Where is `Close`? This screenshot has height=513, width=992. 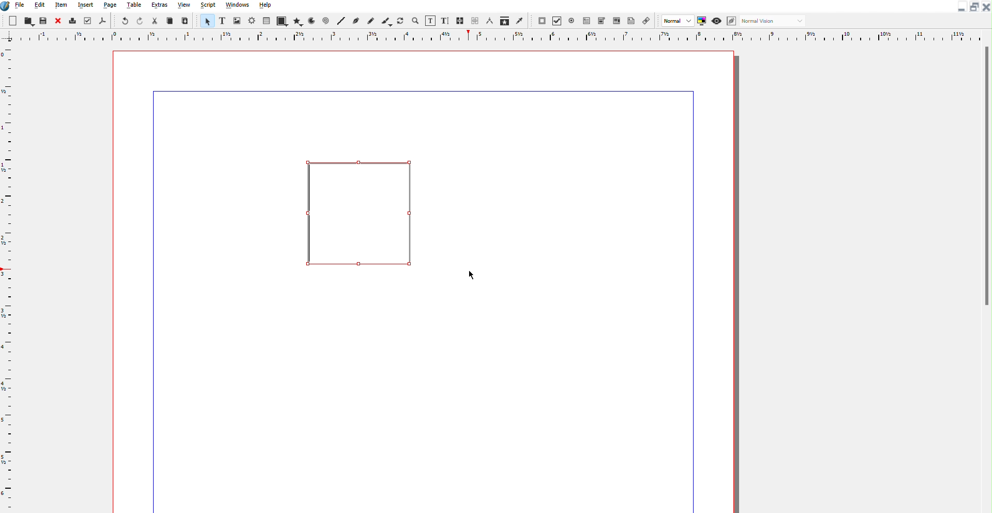
Close is located at coordinates (56, 21).